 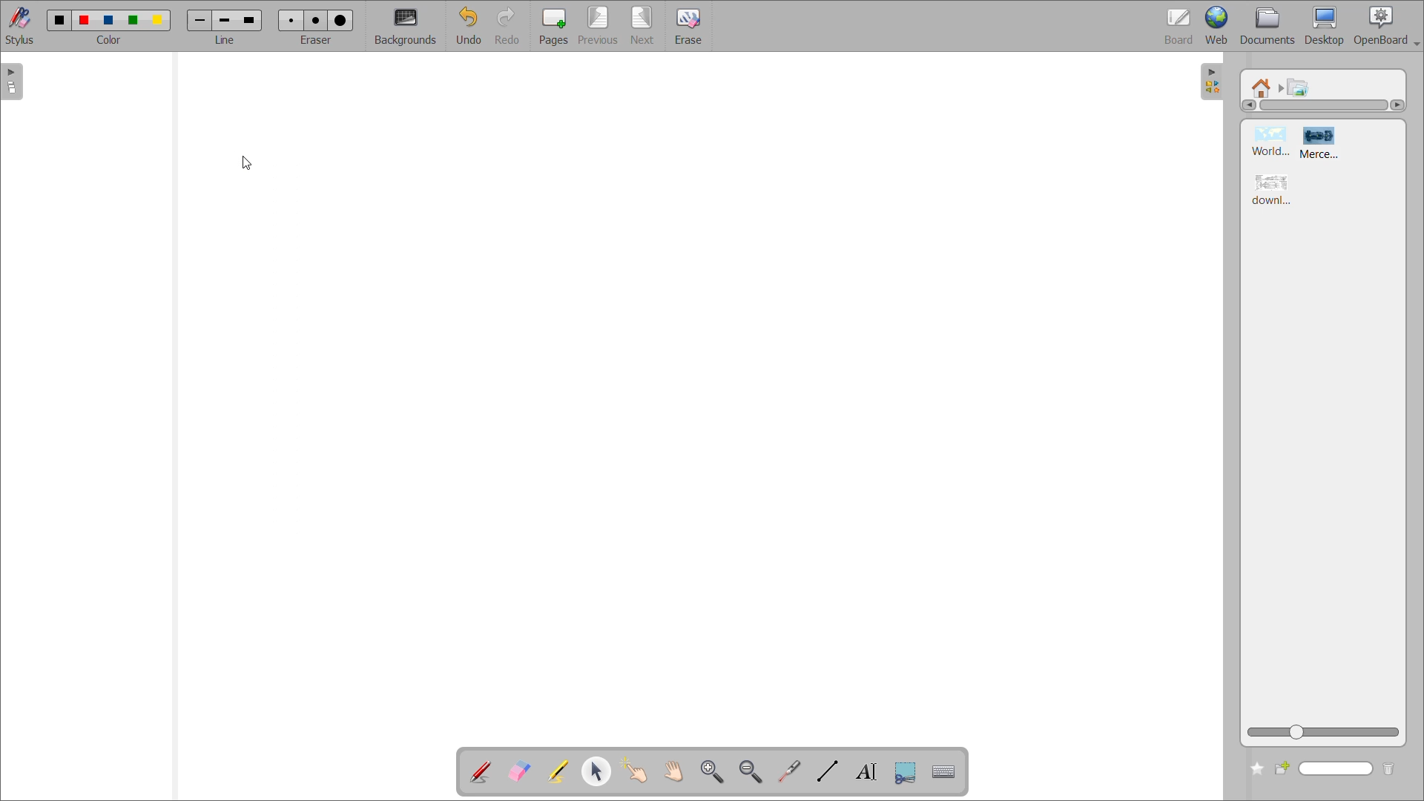 I want to click on zoom in, so click(x=712, y=770).